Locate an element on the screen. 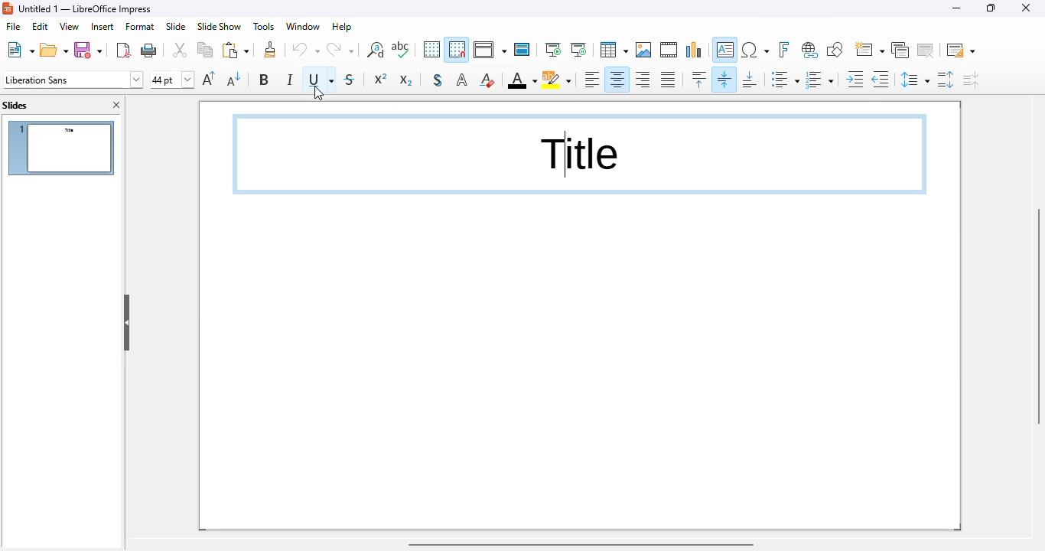 This screenshot has width=1045, height=551. cursor is located at coordinates (319, 94).